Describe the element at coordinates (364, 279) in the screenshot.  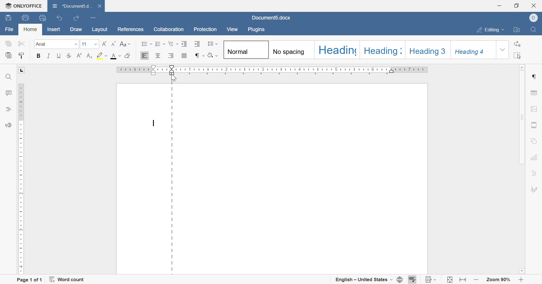
I see `set text language` at that location.